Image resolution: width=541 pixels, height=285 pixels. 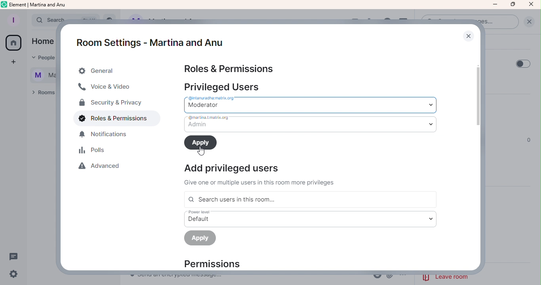 I want to click on Search, so click(x=43, y=20).